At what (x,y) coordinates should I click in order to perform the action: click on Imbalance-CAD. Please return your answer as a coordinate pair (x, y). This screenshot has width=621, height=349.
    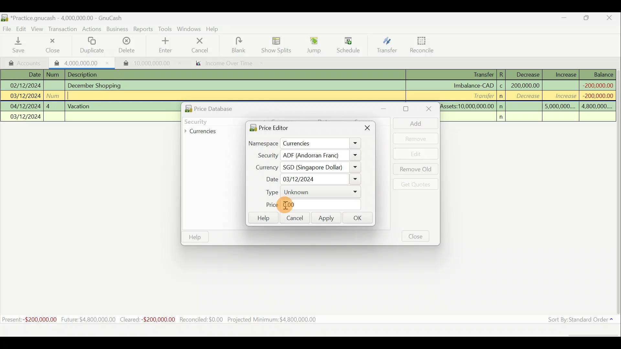
    Looking at the image, I should click on (473, 85).